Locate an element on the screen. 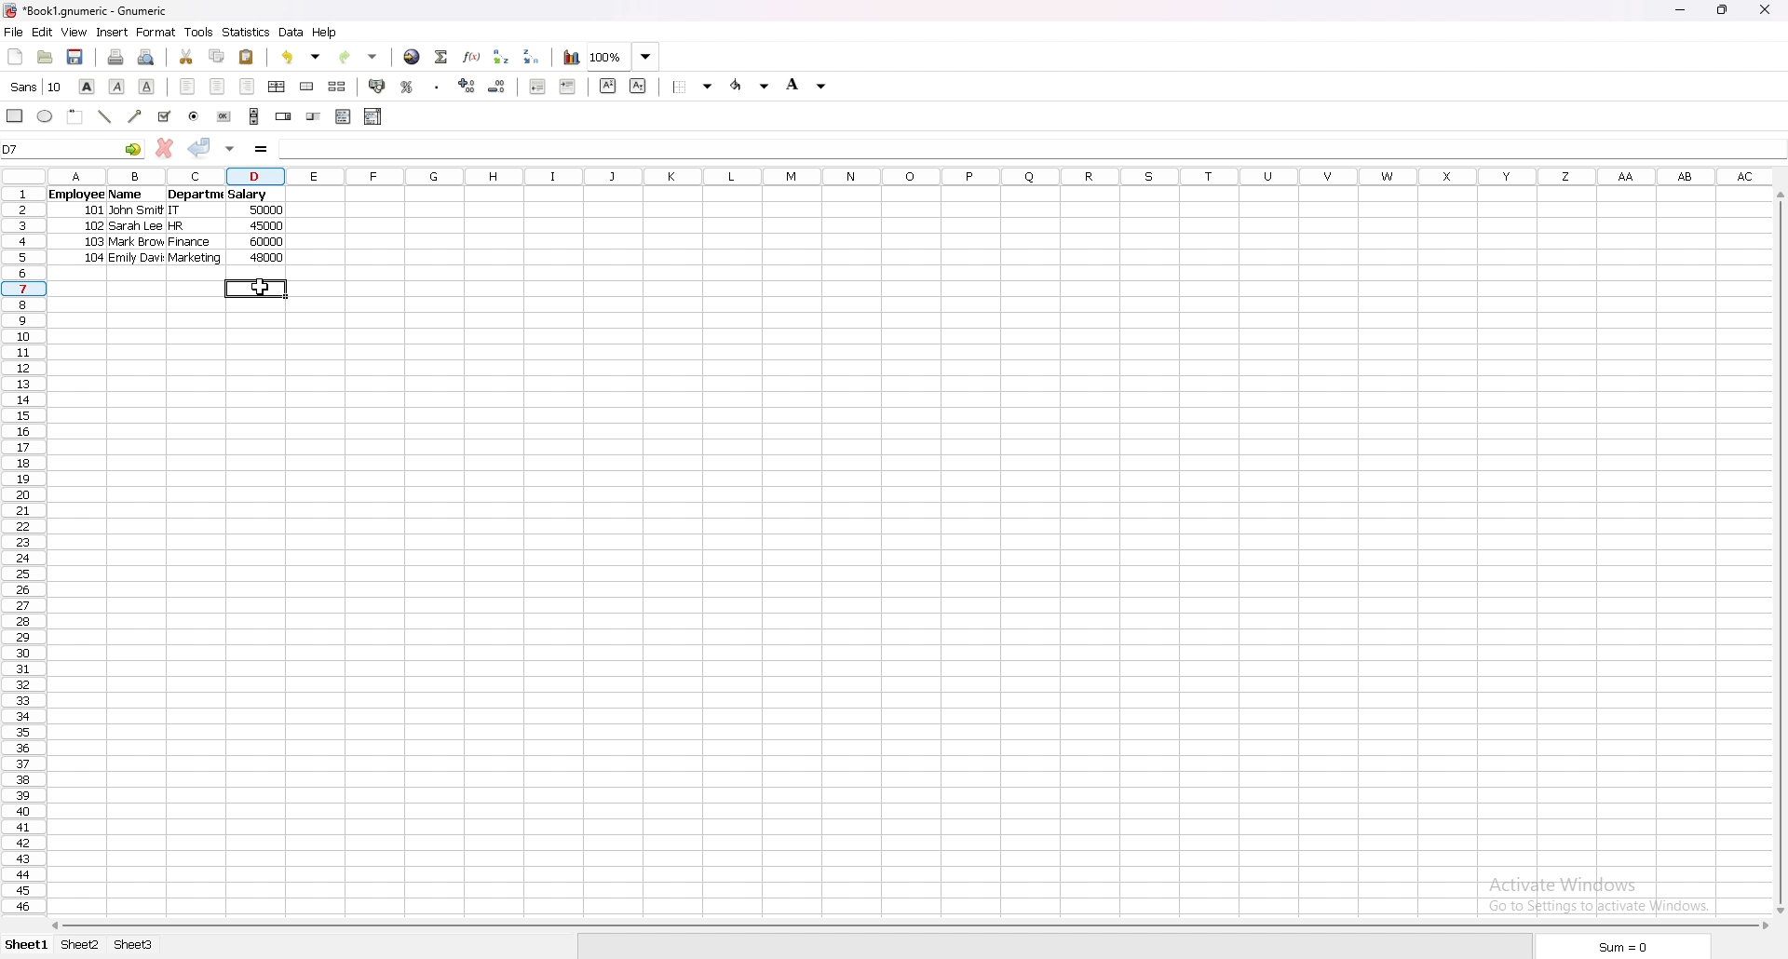  scroll bar is located at coordinates (1777, 552).